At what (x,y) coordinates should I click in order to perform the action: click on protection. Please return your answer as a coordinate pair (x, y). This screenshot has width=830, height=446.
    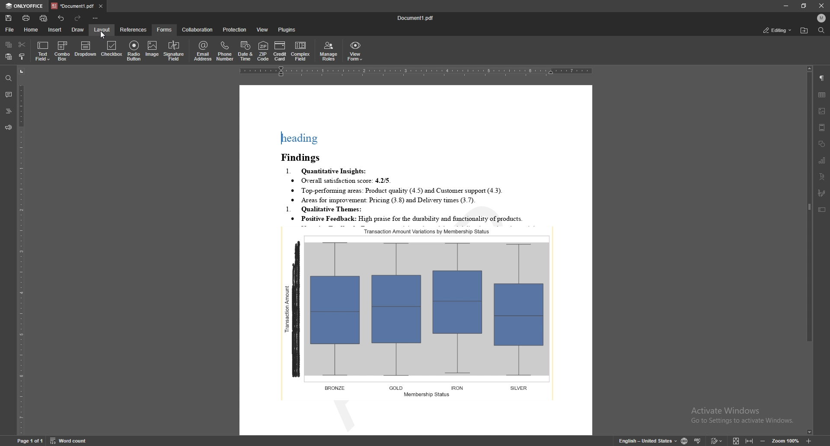
    Looking at the image, I should click on (236, 30).